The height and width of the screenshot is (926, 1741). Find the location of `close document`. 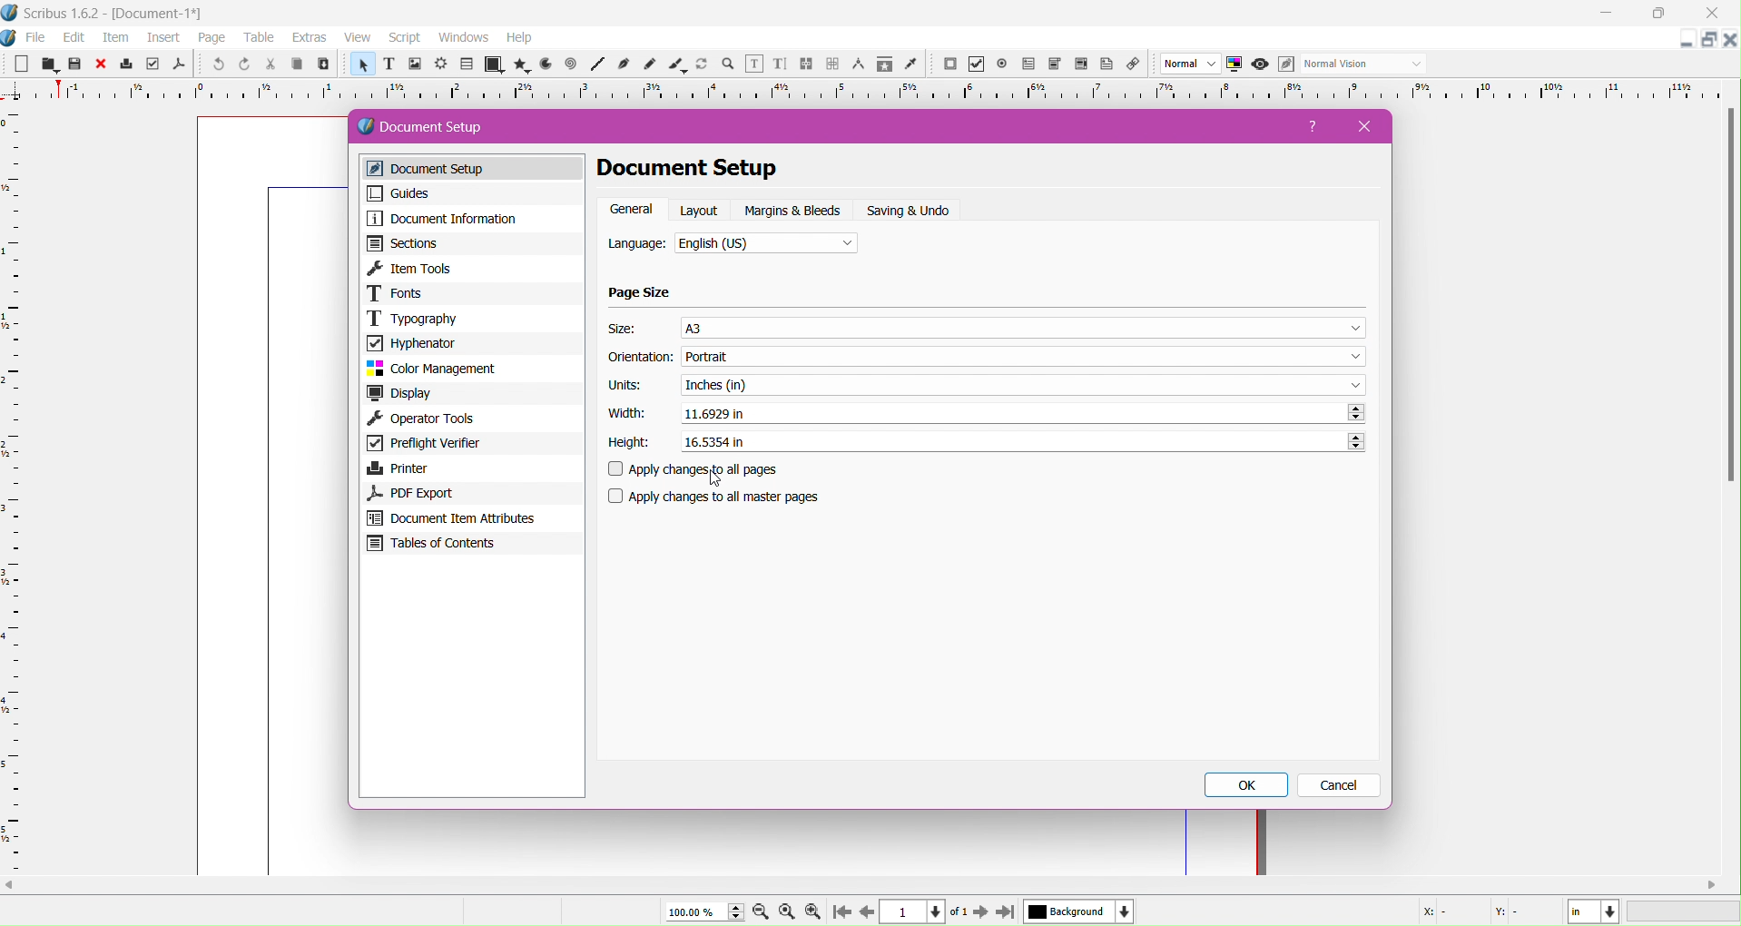

close document is located at coordinates (1730, 40).